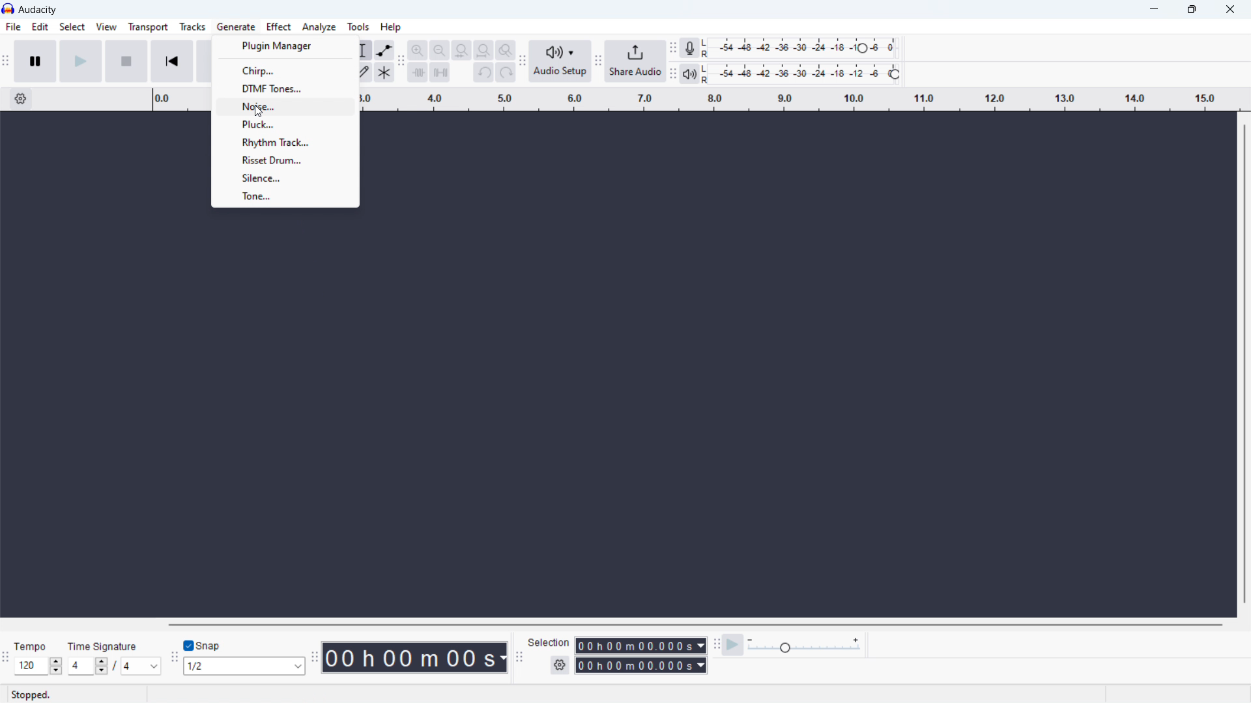 The height and width of the screenshot is (703, 1251). What do you see at coordinates (414, 657) in the screenshot?
I see `timestamp` at bounding box center [414, 657].